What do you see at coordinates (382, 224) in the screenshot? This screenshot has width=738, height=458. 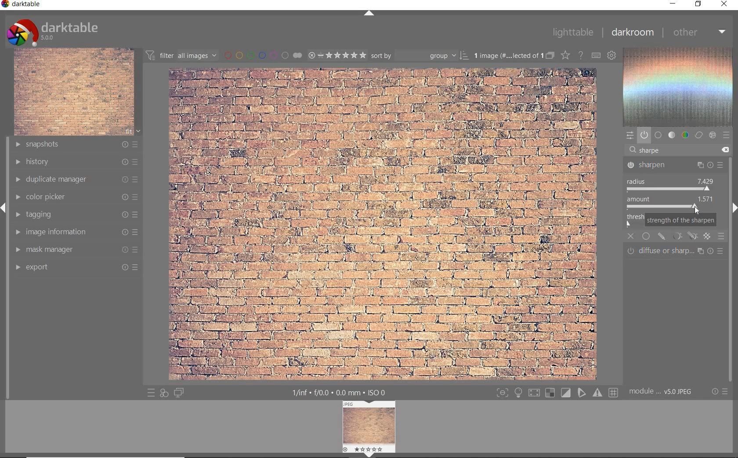 I see `selected image` at bounding box center [382, 224].